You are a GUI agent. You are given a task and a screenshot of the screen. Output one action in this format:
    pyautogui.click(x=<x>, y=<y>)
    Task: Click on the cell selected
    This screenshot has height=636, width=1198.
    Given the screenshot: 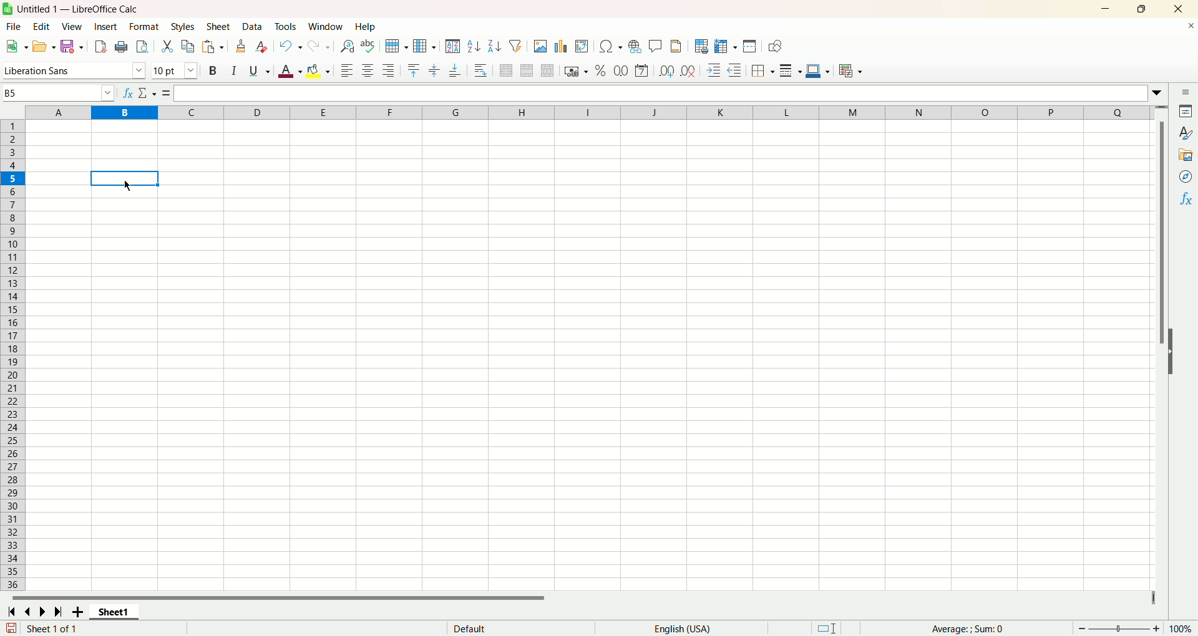 What is the action you would take?
    pyautogui.click(x=125, y=178)
    